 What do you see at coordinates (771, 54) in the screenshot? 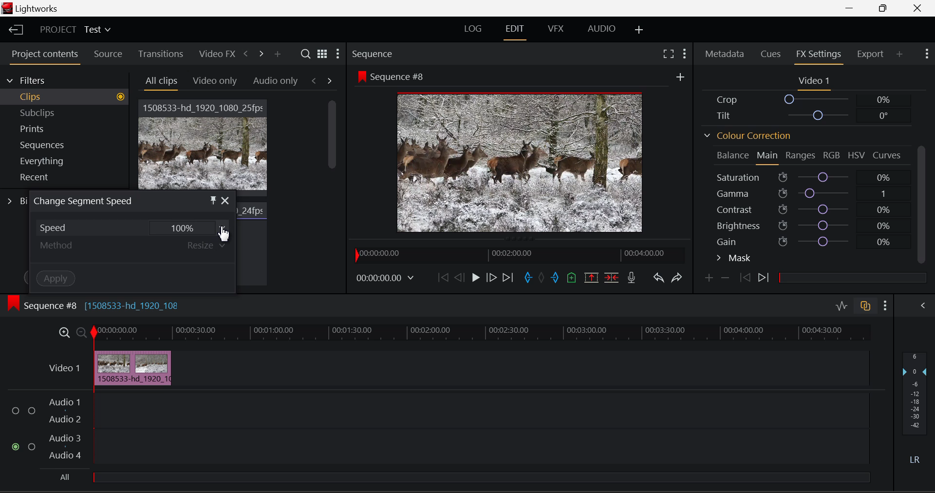
I see `Cues` at bounding box center [771, 54].